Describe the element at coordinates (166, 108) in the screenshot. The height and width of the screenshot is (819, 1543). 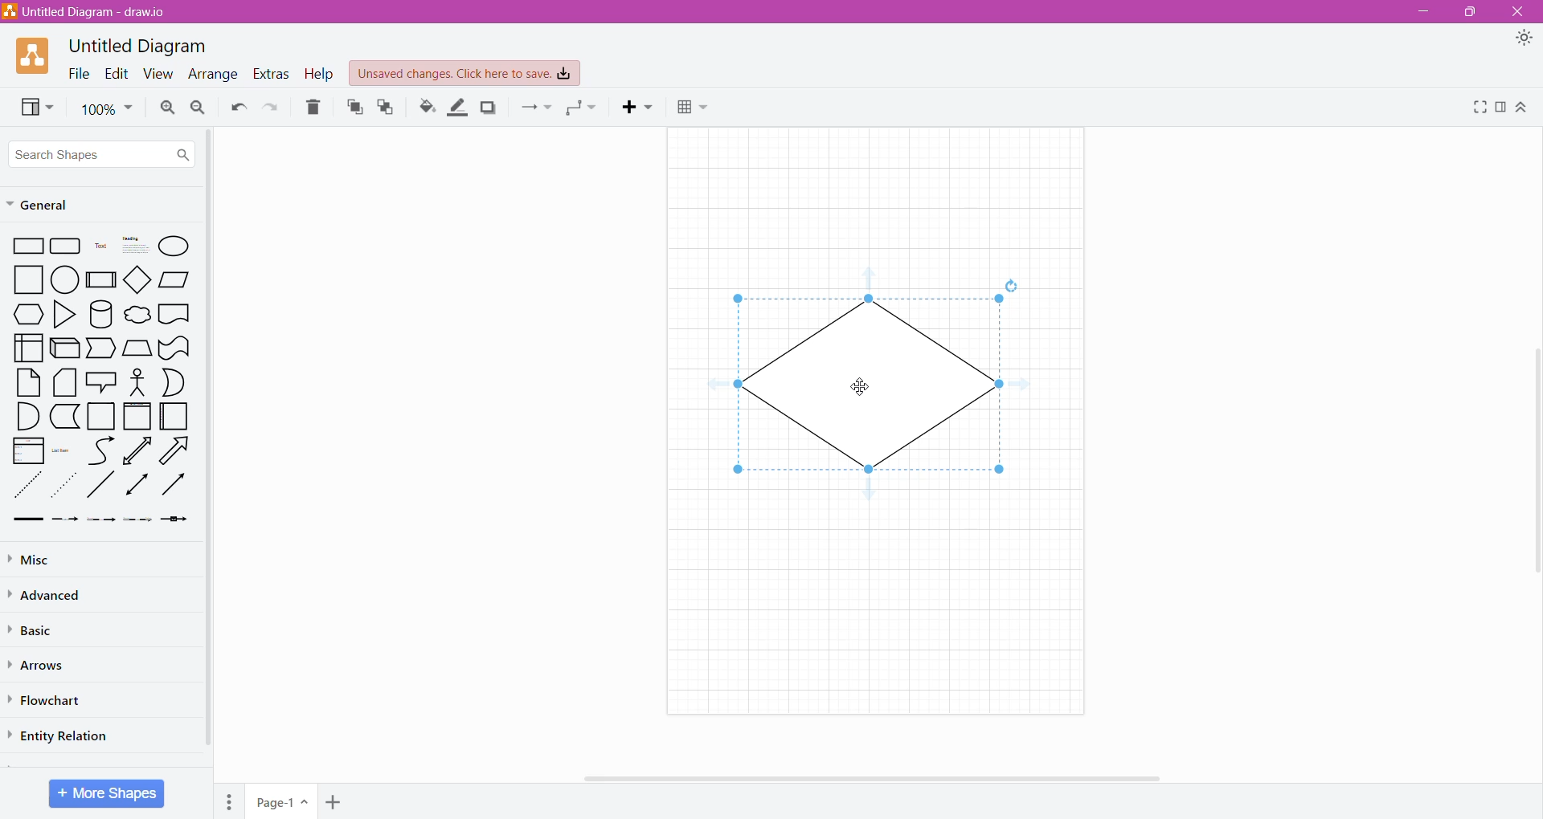
I see `Zoom In` at that location.